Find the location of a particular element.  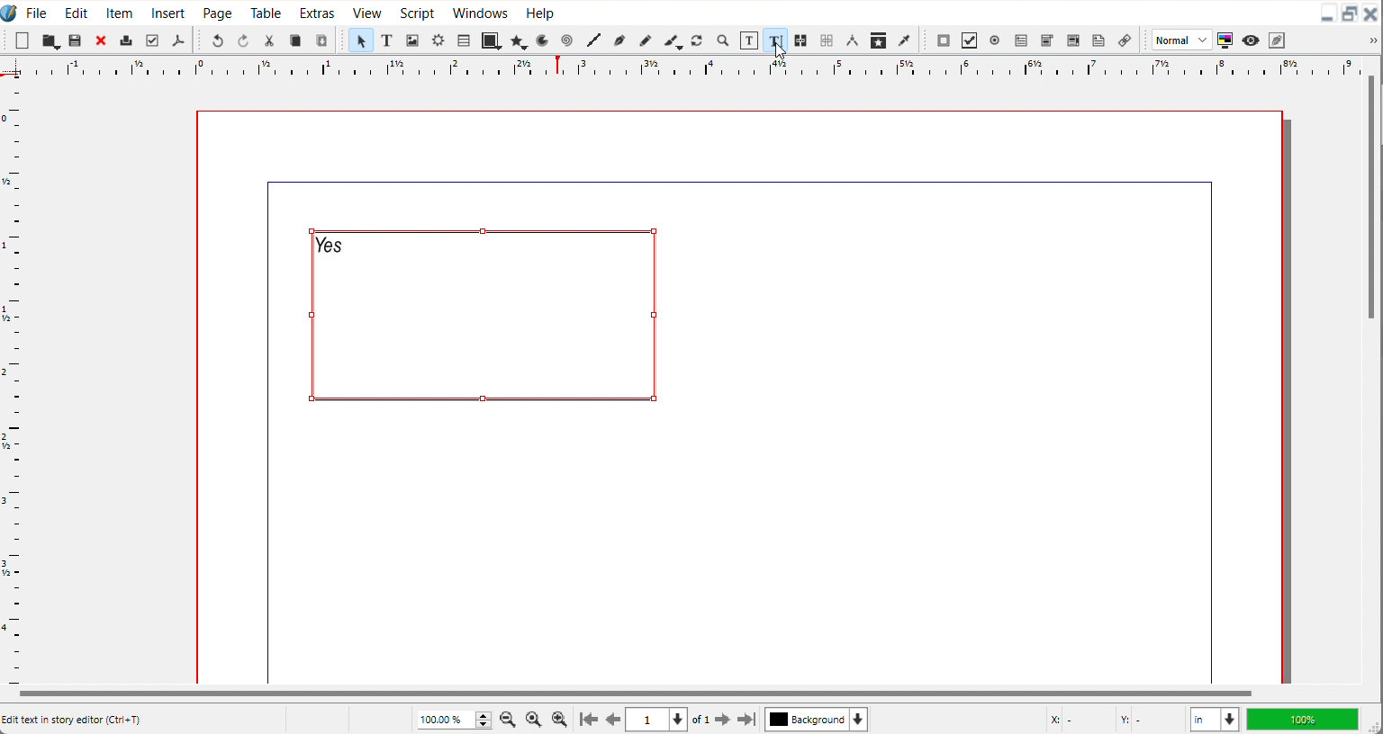

PDF Check Button is located at coordinates (969, 40).